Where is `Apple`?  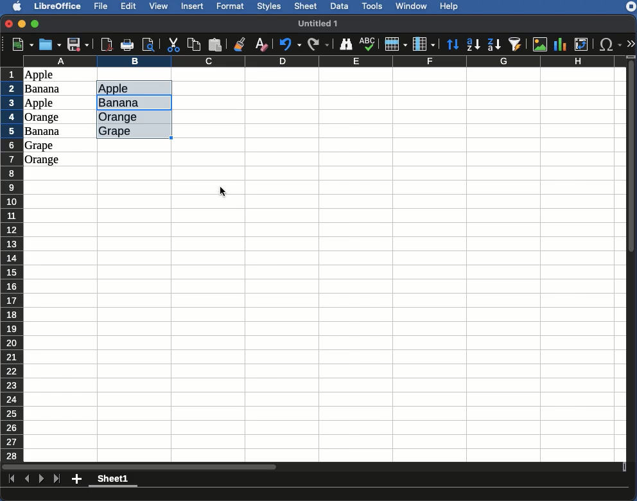
Apple is located at coordinates (39, 75).